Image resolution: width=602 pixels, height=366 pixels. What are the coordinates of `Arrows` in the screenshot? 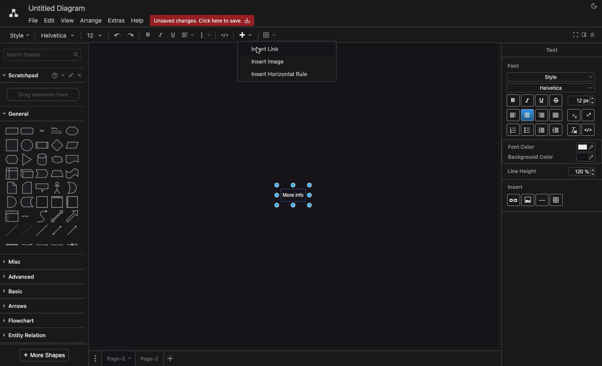 It's located at (17, 307).